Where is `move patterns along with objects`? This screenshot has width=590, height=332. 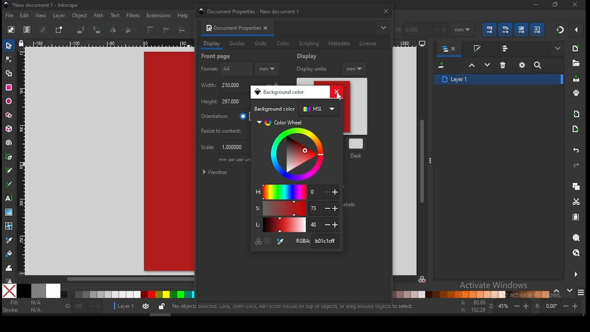 move patterns along with objects is located at coordinates (537, 29).